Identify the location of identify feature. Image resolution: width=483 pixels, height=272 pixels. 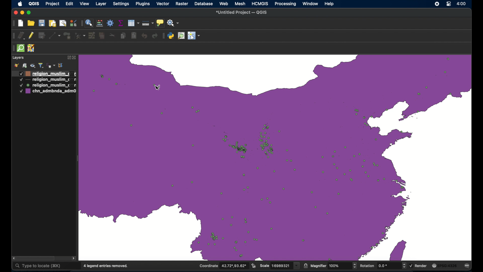
(89, 24).